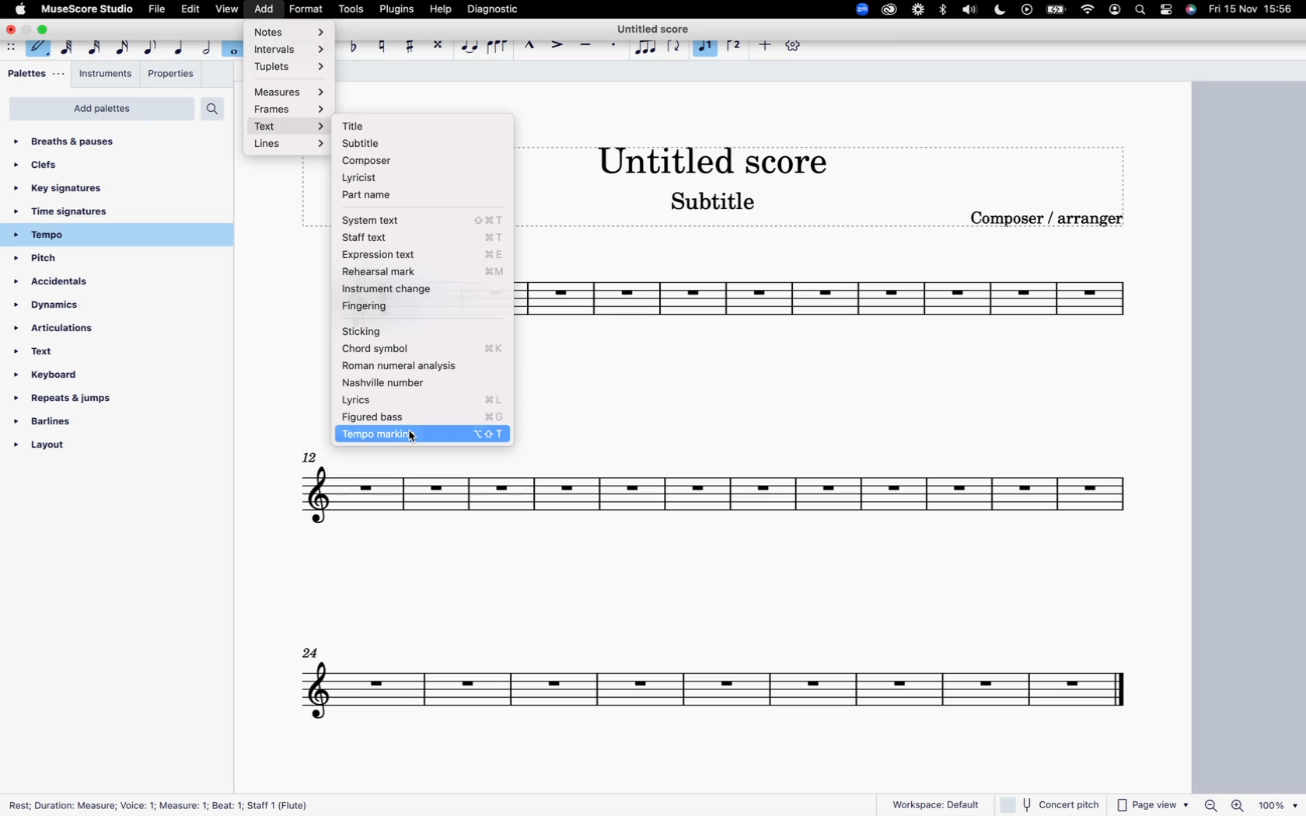  What do you see at coordinates (94, 141) in the screenshot?
I see `breaths & pauses` at bounding box center [94, 141].